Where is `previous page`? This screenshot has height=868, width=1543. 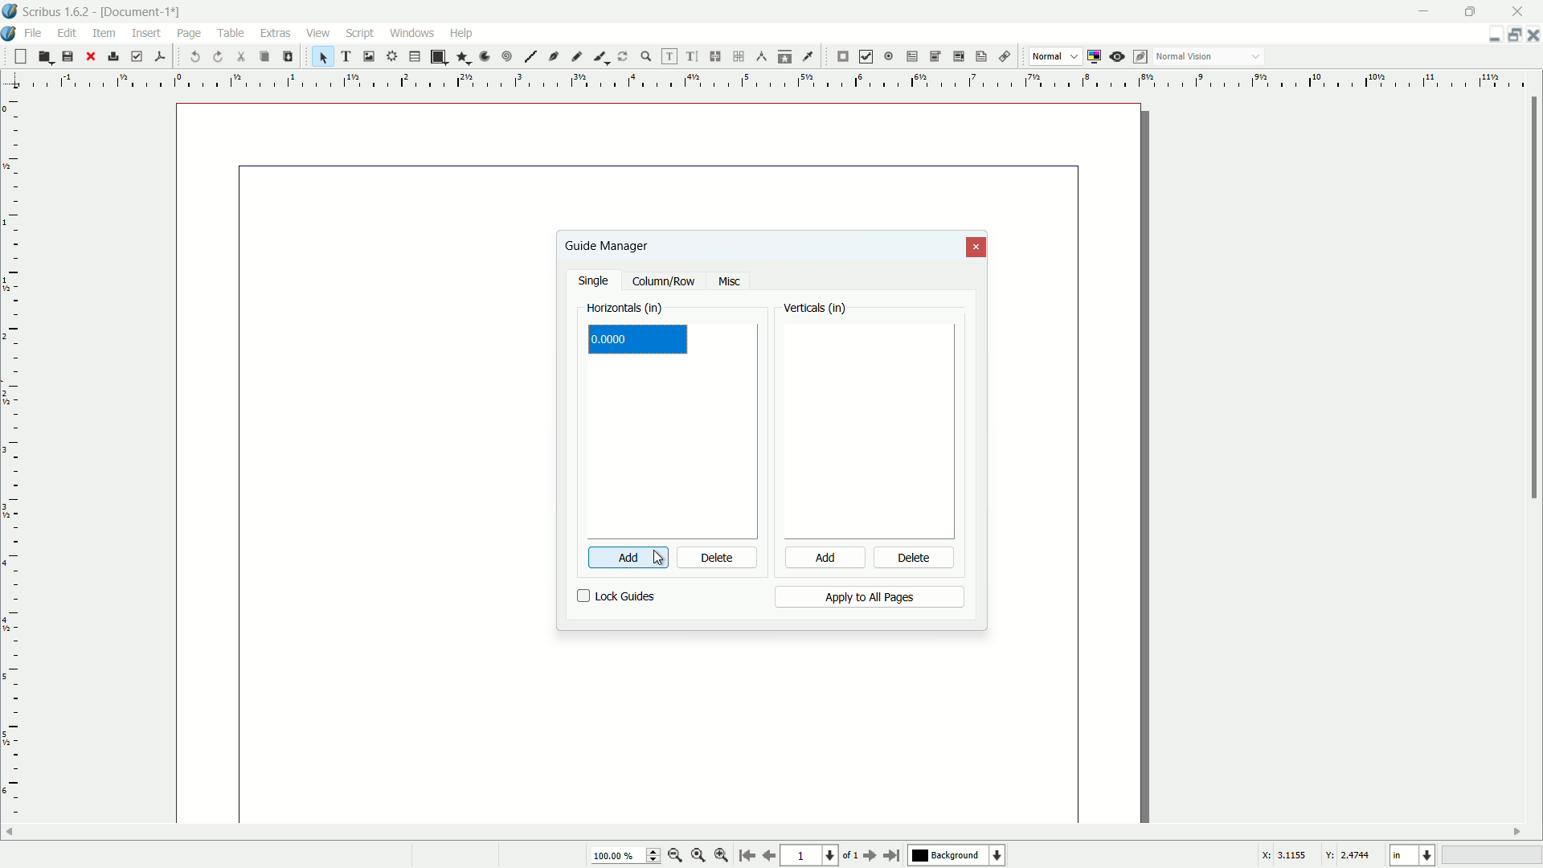
previous page is located at coordinates (768, 856).